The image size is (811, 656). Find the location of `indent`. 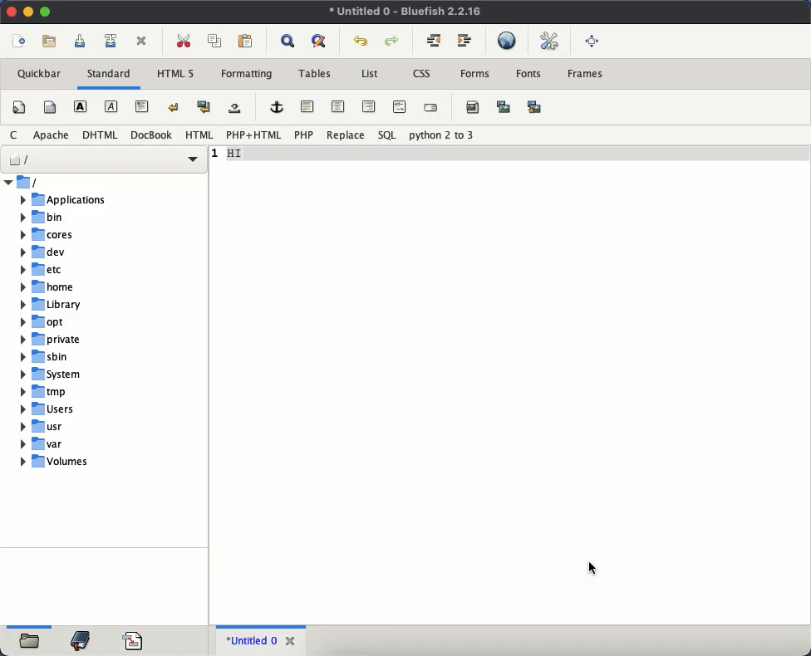

indent is located at coordinates (466, 42).